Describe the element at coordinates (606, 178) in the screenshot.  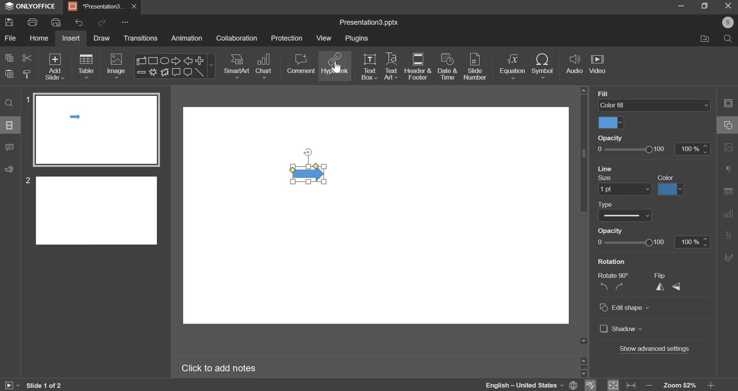
I see `size` at that location.